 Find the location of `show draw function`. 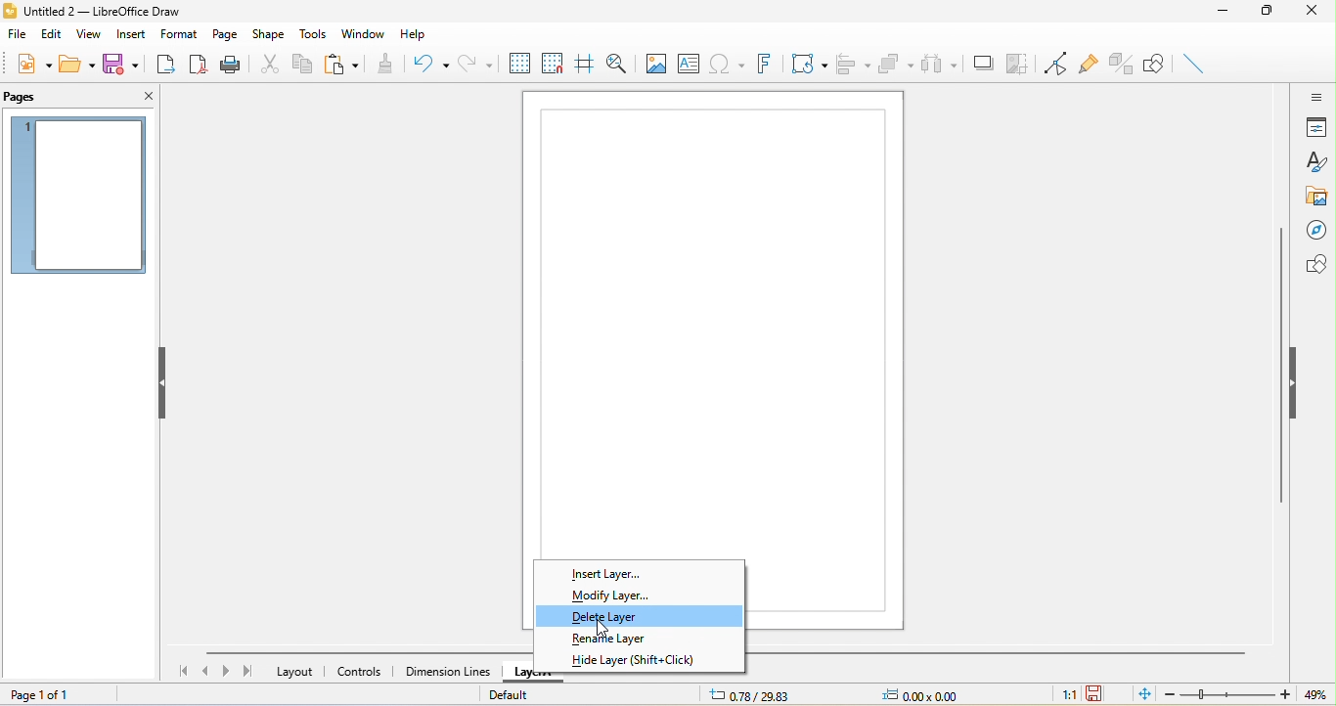

show draw function is located at coordinates (1158, 65).